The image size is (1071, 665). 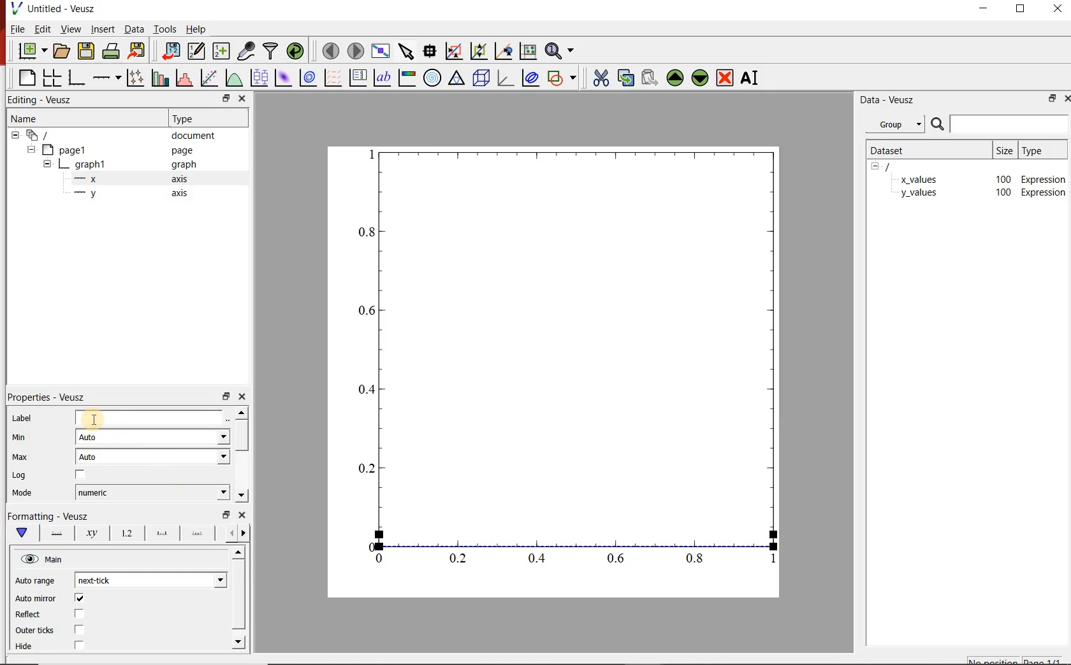 What do you see at coordinates (62, 50) in the screenshot?
I see `open document` at bounding box center [62, 50].